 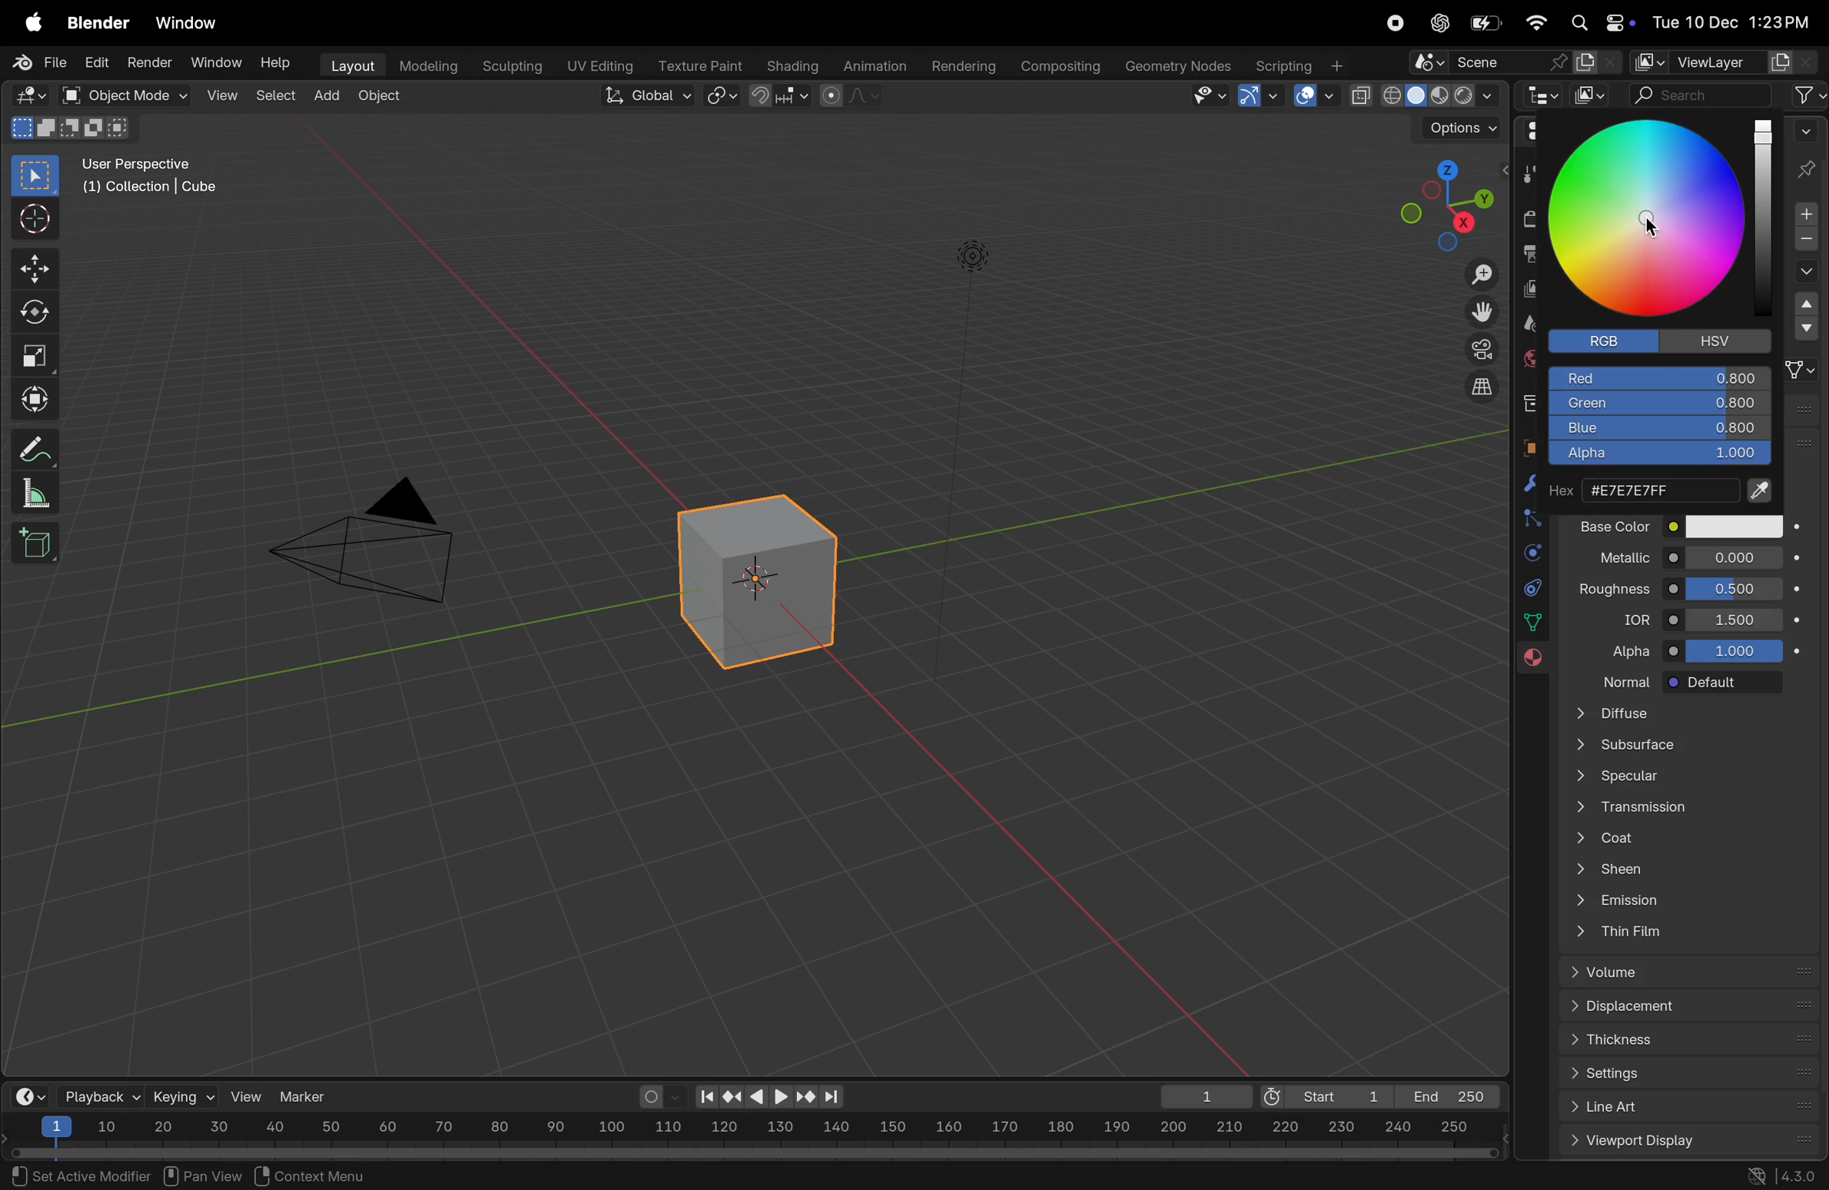 I want to click on blue, so click(x=1659, y=430).